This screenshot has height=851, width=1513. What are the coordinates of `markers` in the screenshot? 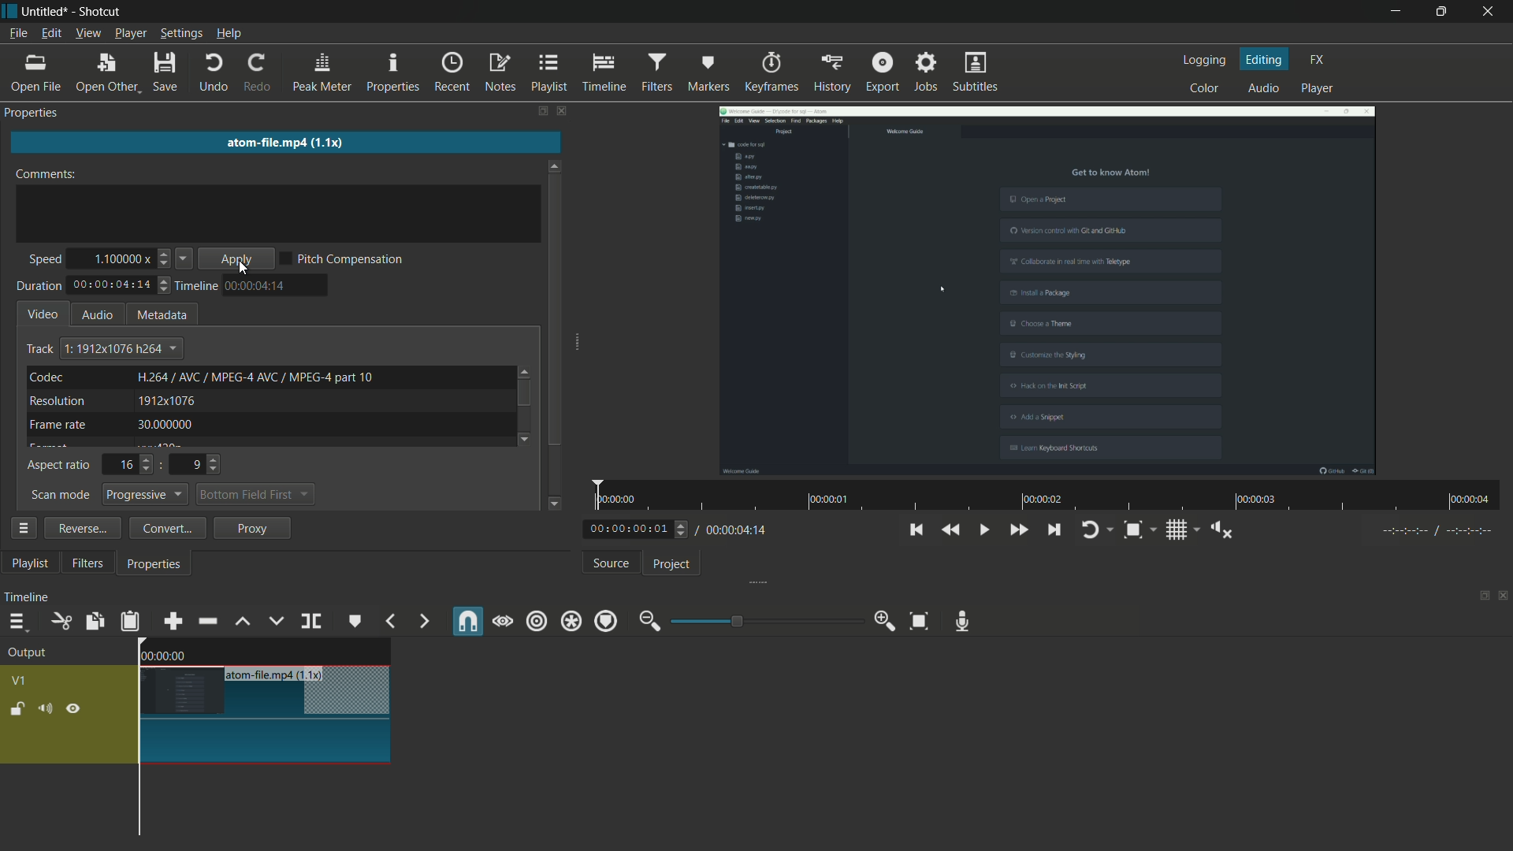 It's located at (710, 72).